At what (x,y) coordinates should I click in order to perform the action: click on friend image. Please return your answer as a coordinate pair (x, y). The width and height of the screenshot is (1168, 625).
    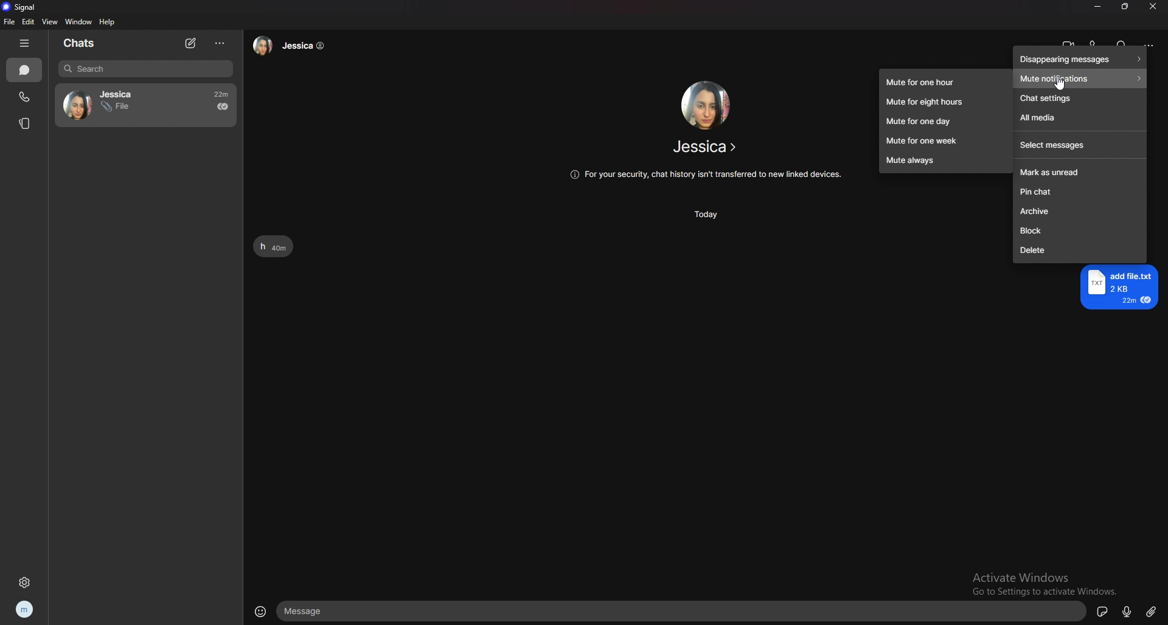
    Looking at the image, I should click on (704, 104).